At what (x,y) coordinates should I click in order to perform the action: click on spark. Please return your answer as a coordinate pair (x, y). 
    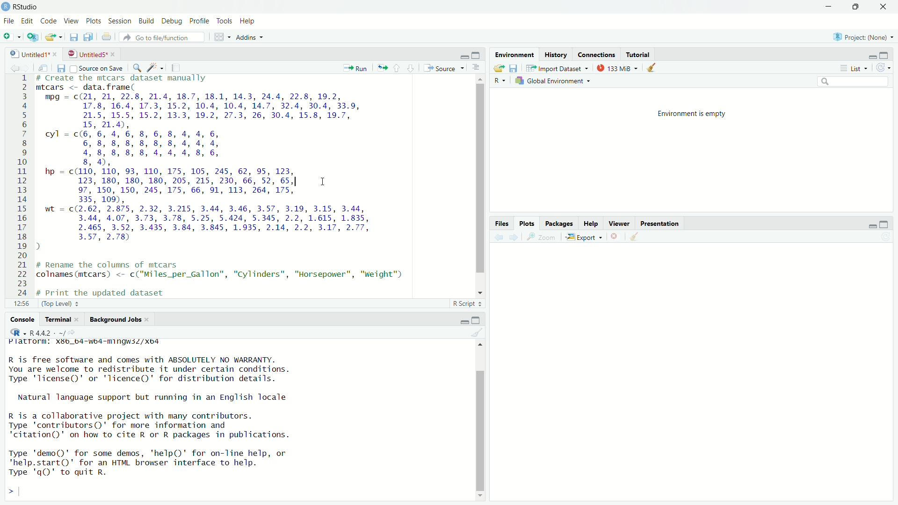
    Looking at the image, I should click on (153, 66).